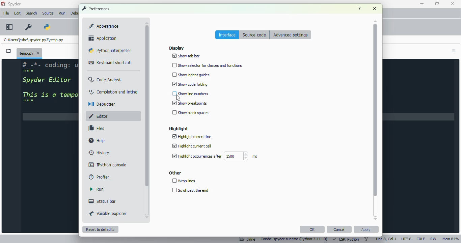 Image resolution: width=461 pixels, height=243 pixels. I want to click on close, so click(452, 4).